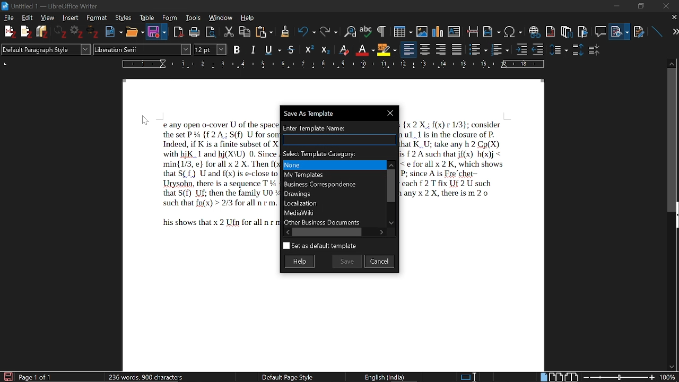 This screenshot has width=679, height=382. What do you see at coordinates (10, 18) in the screenshot?
I see `File` at bounding box center [10, 18].